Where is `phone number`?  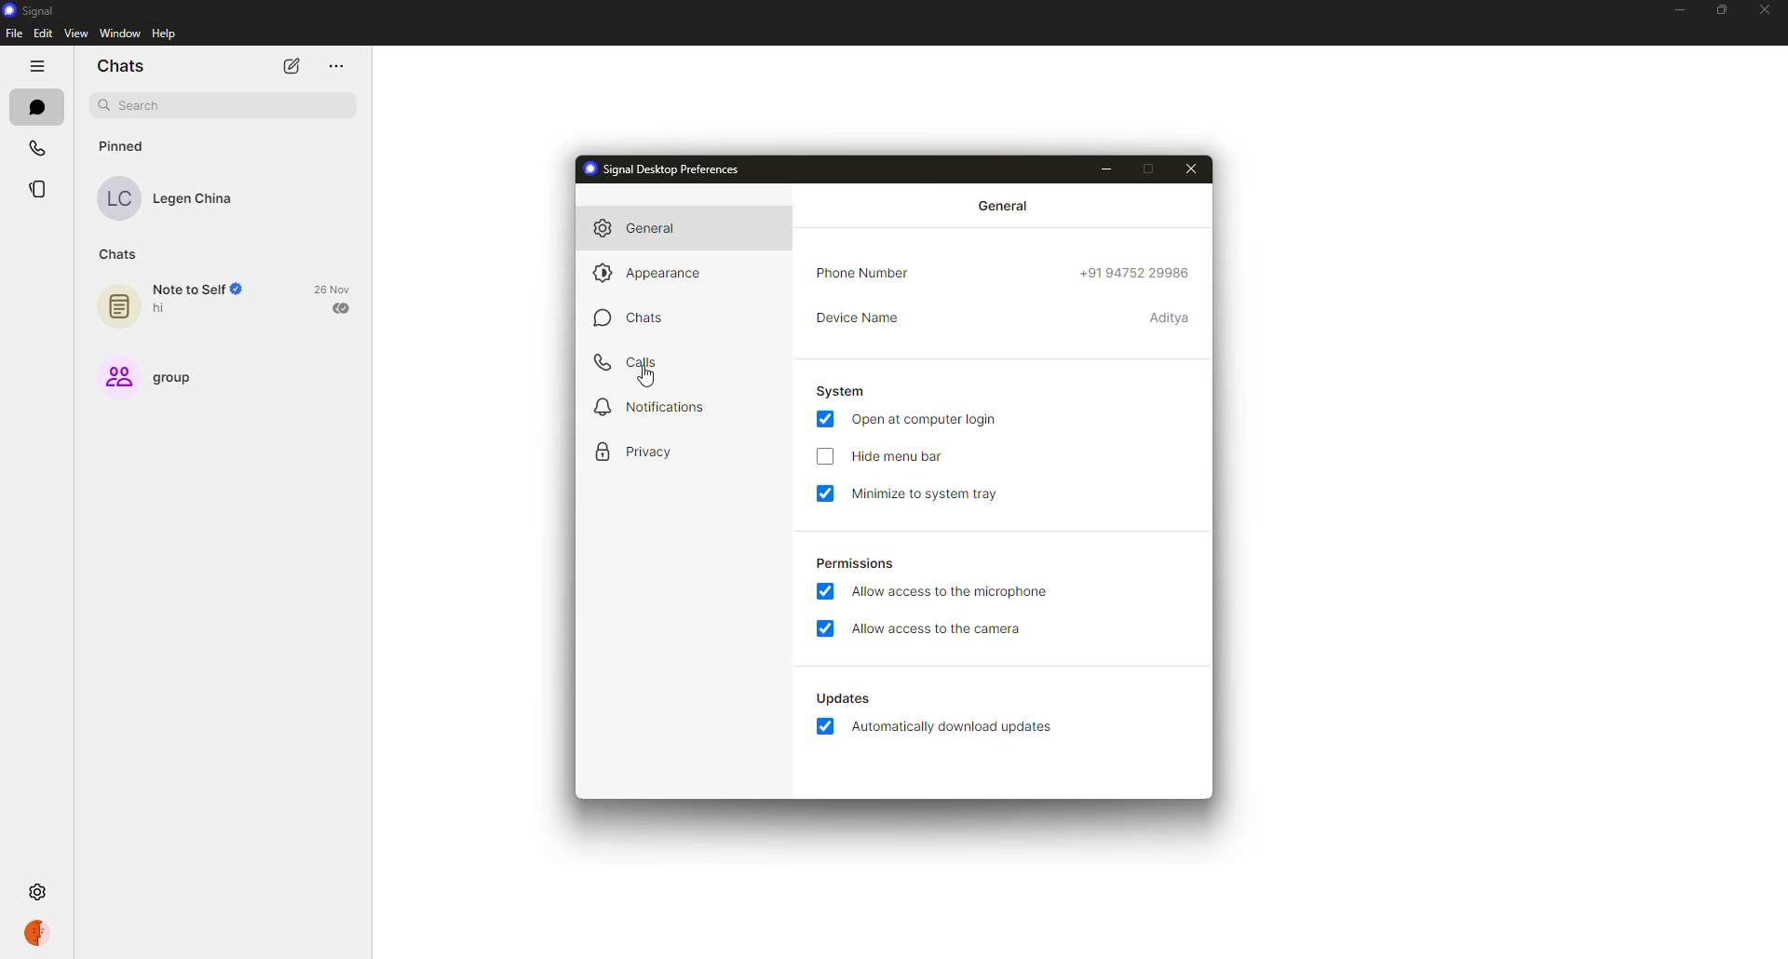 phone number is located at coordinates (1136, 273).